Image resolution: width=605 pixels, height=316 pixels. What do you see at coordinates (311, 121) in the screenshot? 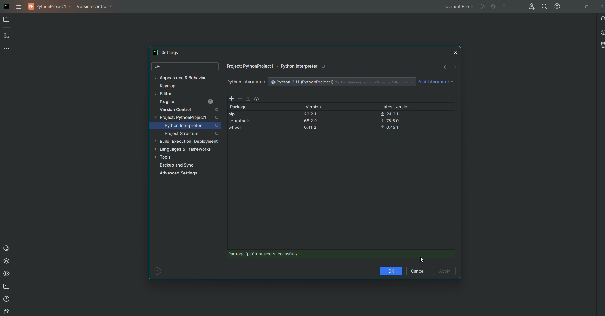
I see `68.2.0` at bounding box center [311, 121].